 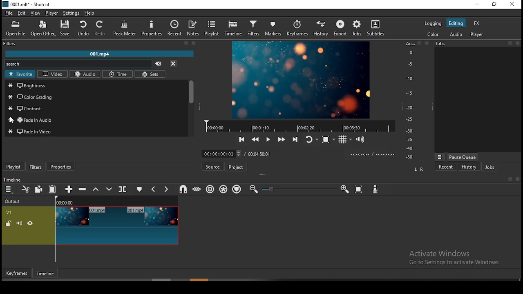 What do you see at coordinates (192, 107) in the screenshot?
I see `scroll bar` at bounding box center [192, 107].